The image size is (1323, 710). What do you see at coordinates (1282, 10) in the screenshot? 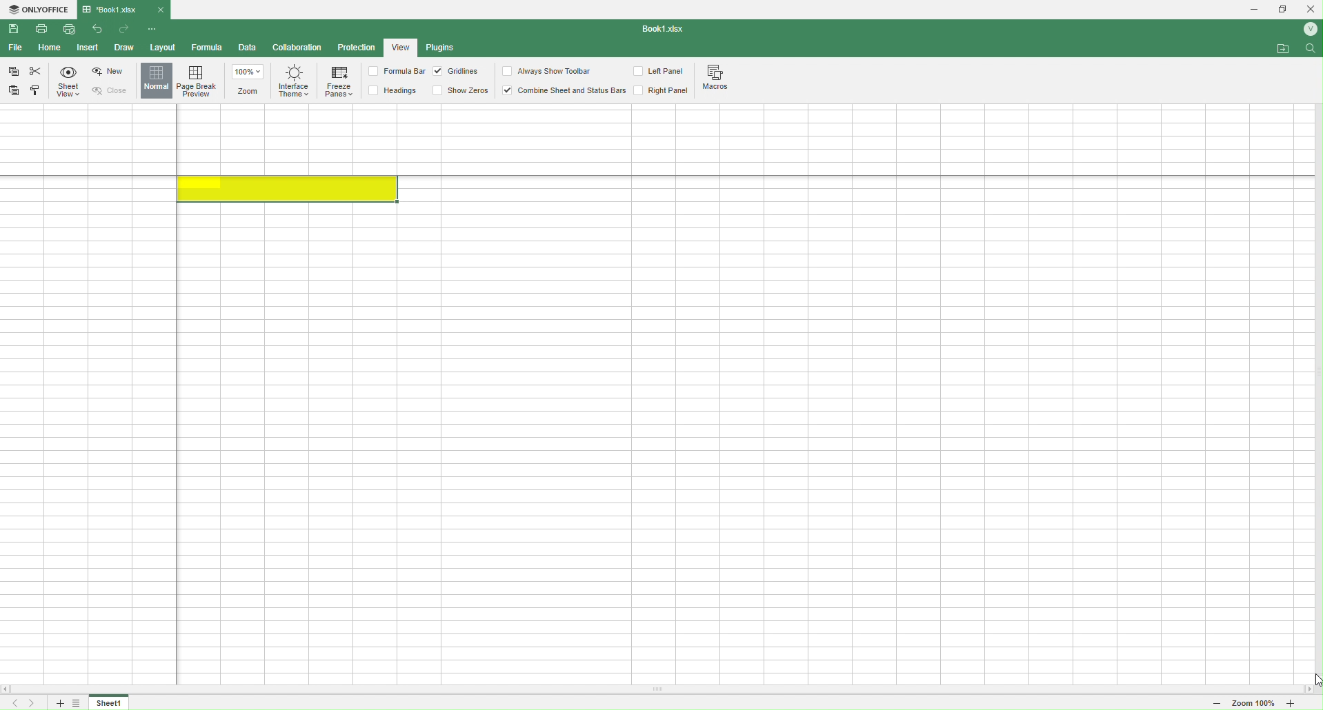
I see `Restore down` at bounding box center [1282, 10].